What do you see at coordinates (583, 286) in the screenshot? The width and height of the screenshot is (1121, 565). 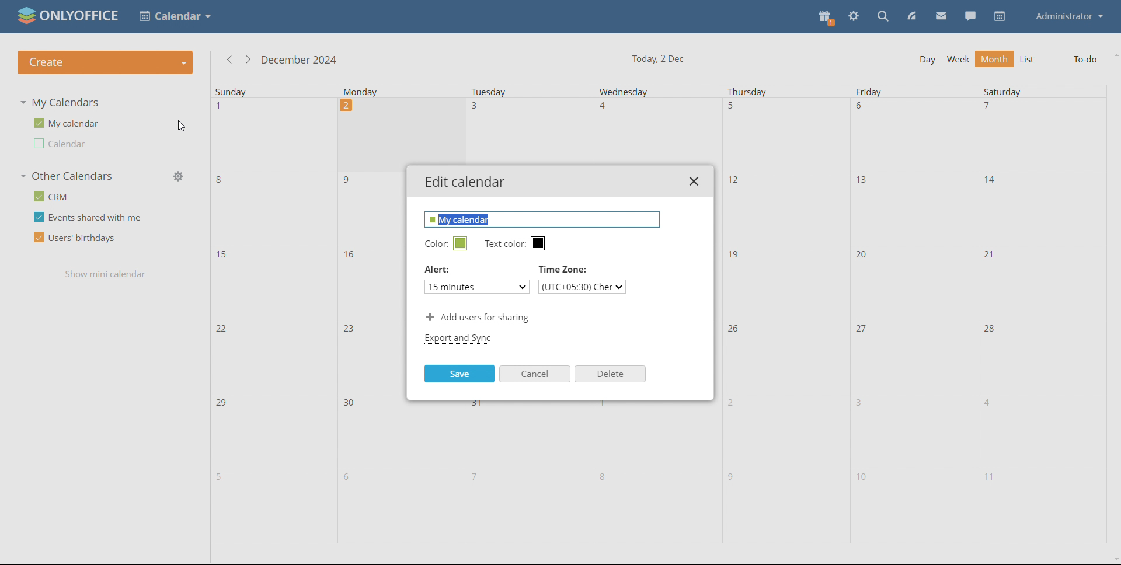 I see `select timezone` at bounding box center [583, 286].